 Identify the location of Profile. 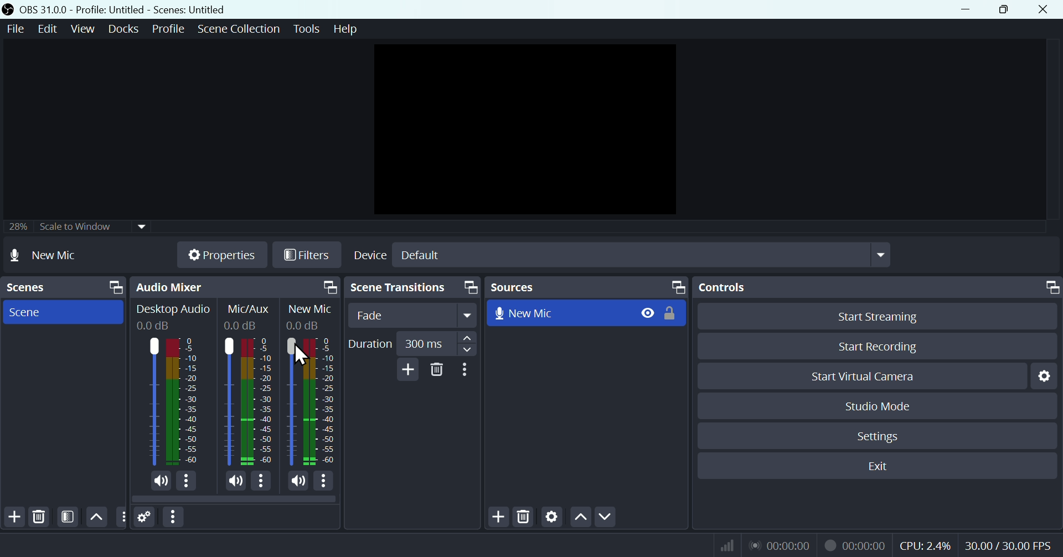
(168, 29).